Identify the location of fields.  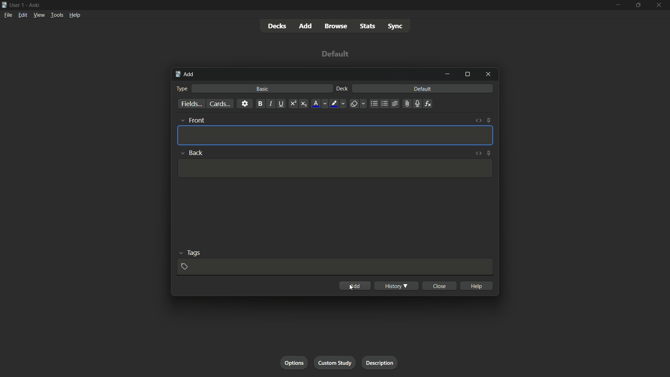
(191, 104).